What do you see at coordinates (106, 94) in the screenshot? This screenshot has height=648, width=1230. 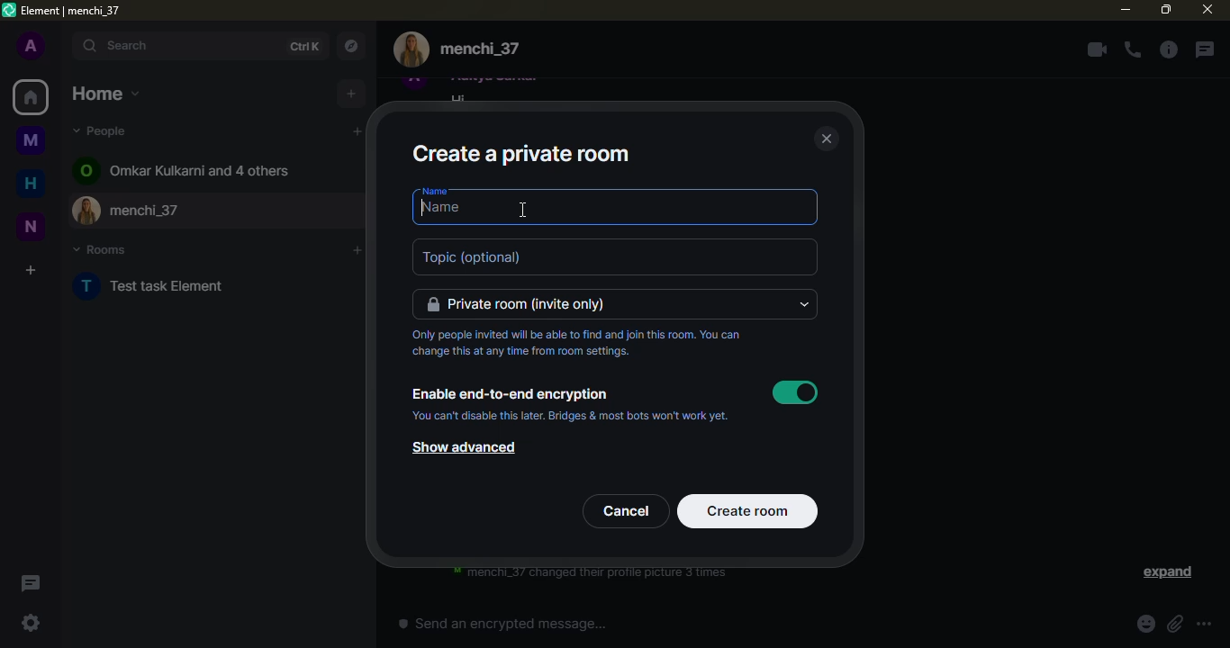 I see `home` at bounding box center [106, 94].